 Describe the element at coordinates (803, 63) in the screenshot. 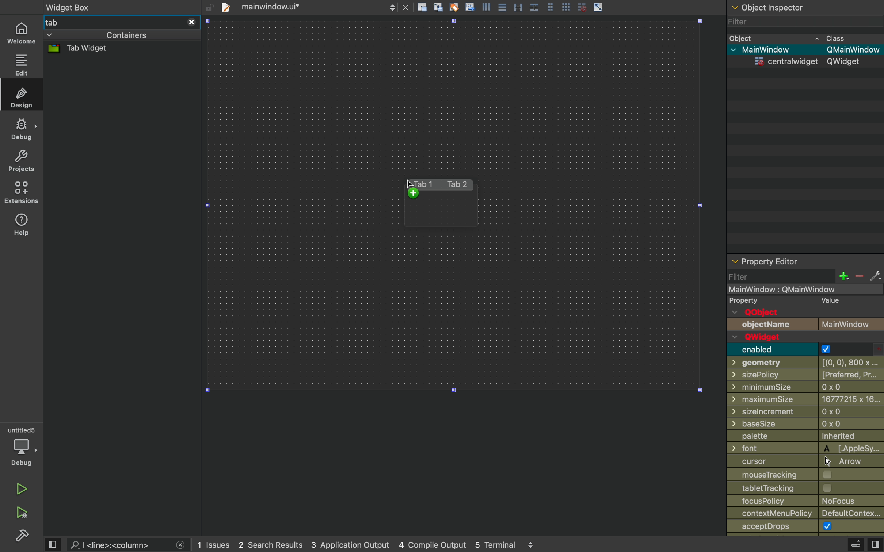

I see `centra widget` at that location.